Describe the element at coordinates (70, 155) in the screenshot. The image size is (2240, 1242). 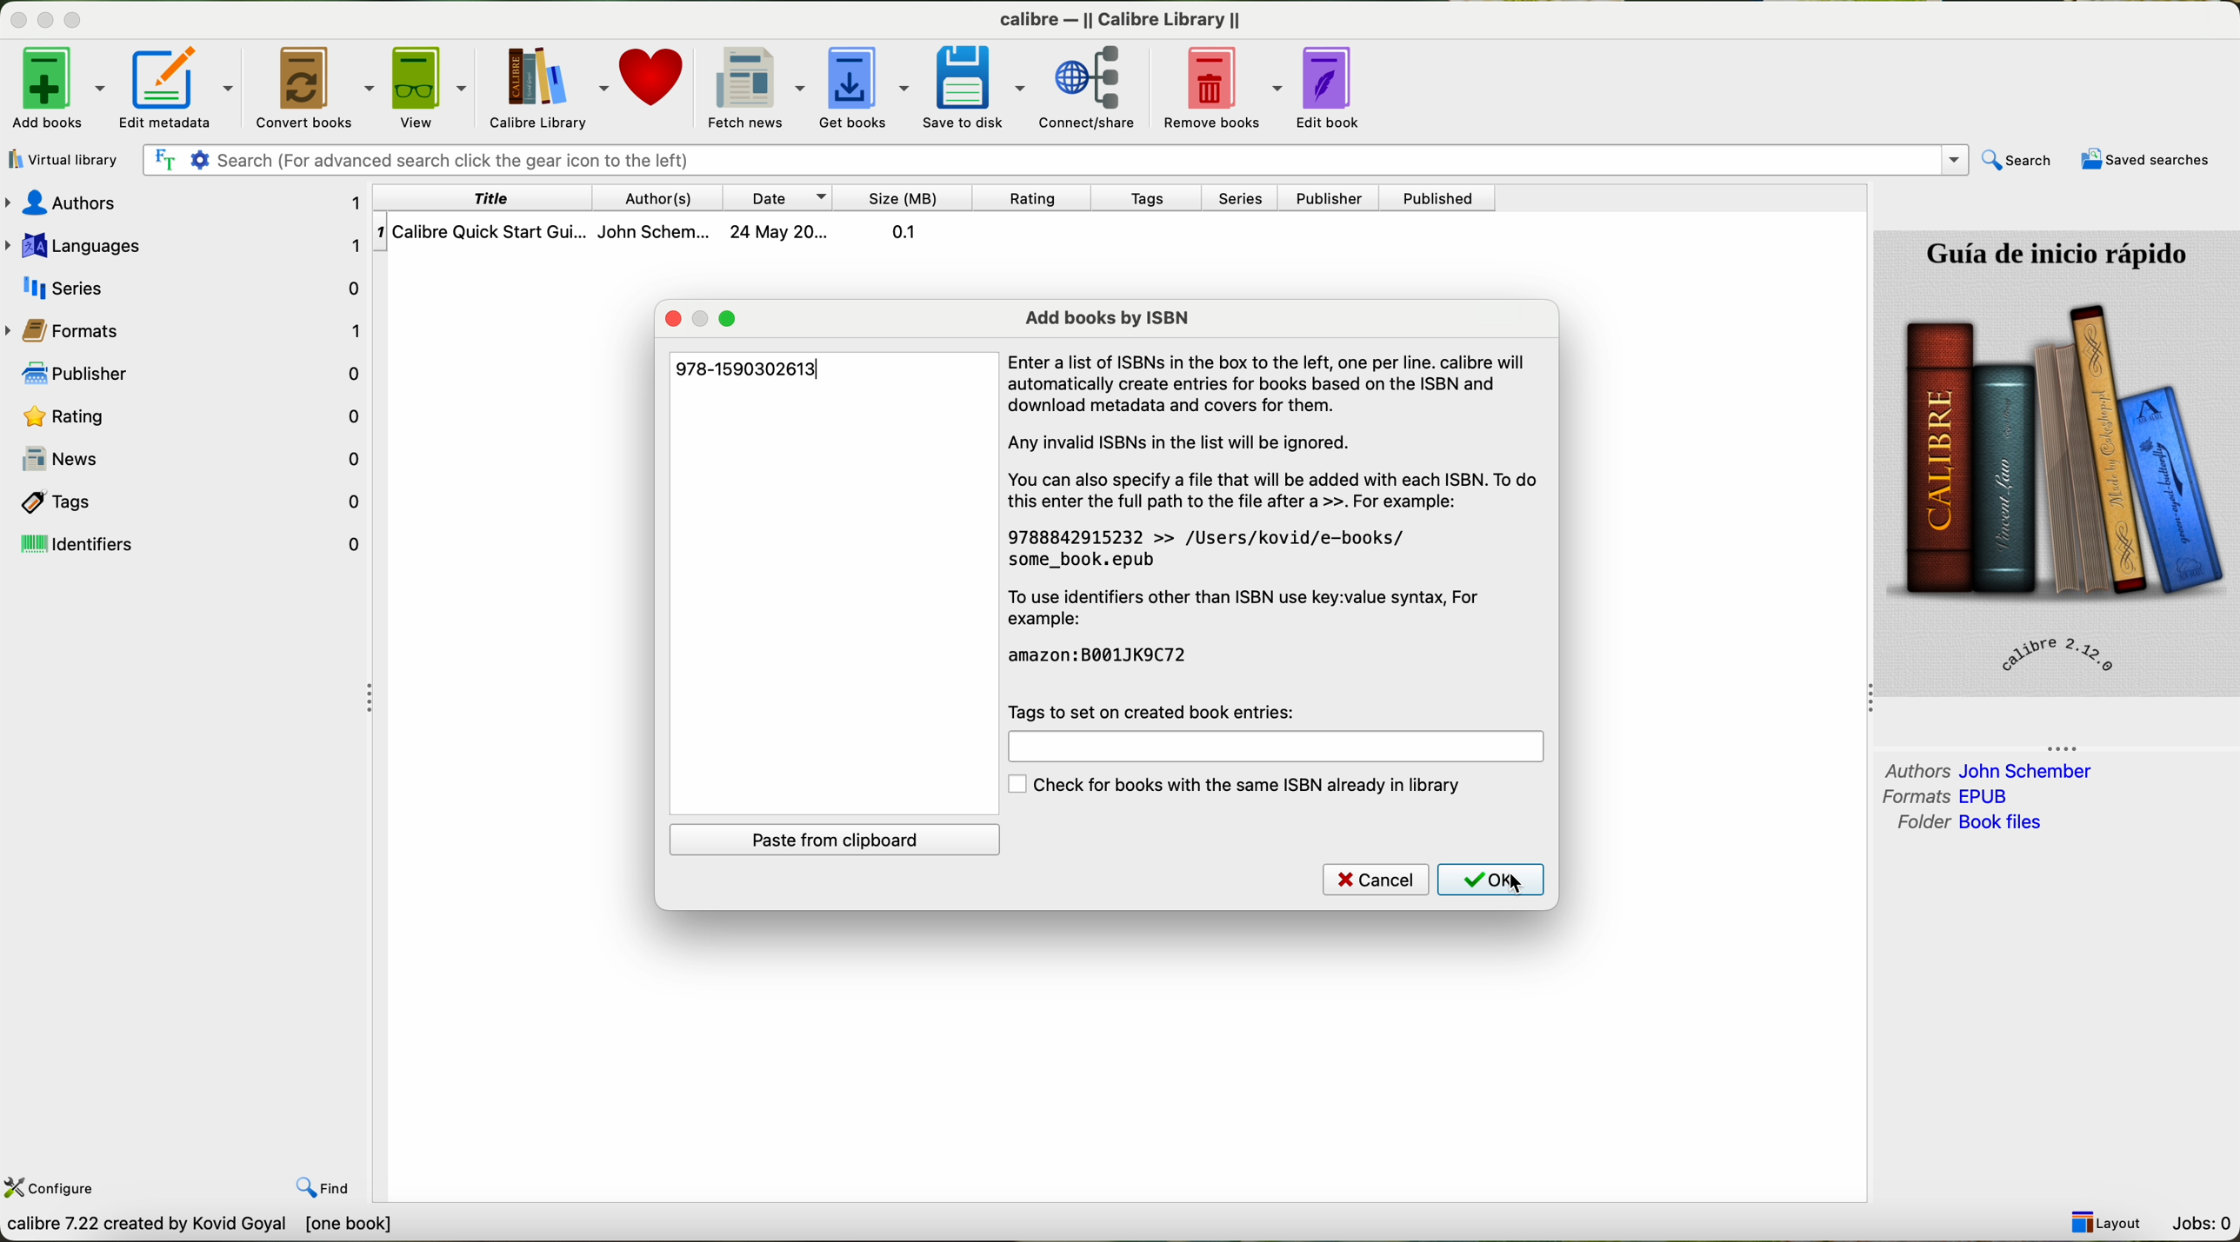
I see `add books from a single folder` at that location.